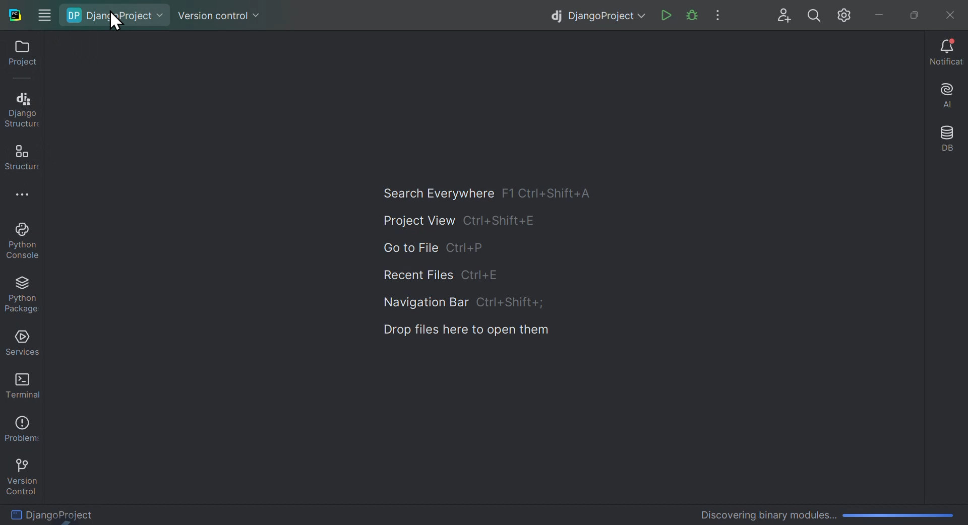 The width and height of the screenshot is (968, 525). Describe the element at coordinates (947, 141) in the screenshot. I see `Database` at that location.